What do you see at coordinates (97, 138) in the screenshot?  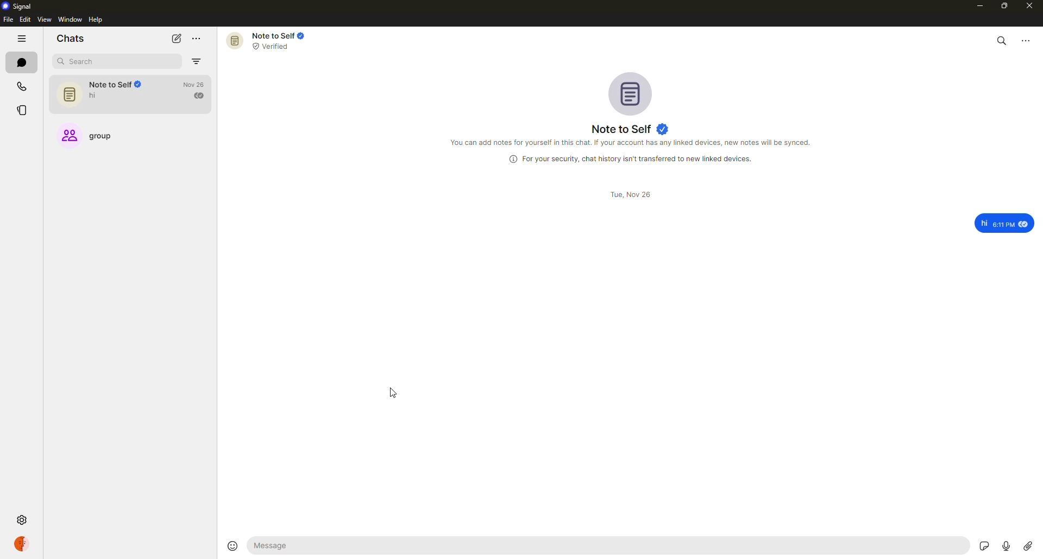 I see `group` at bounding box center [97, 138].